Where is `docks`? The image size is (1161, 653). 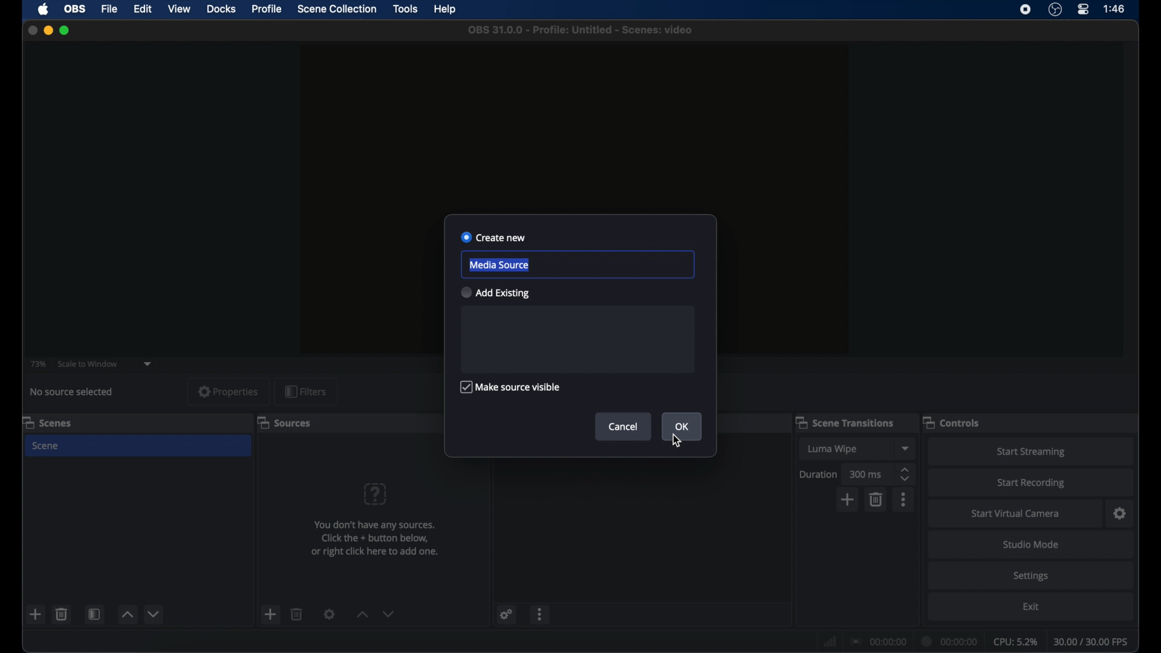 docks is located at coordinates (223, 9).